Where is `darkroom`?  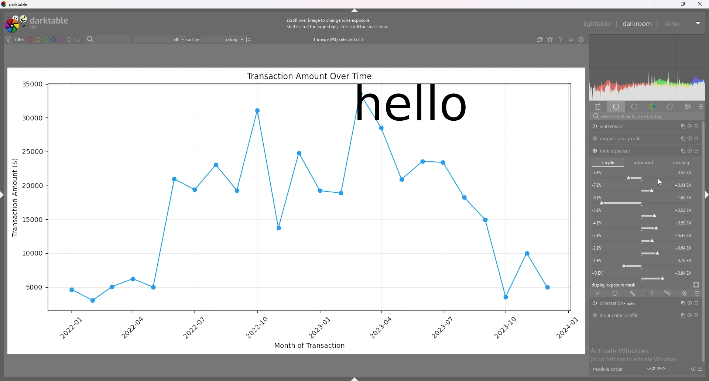 darkroom is located at coordinates (638, 24).